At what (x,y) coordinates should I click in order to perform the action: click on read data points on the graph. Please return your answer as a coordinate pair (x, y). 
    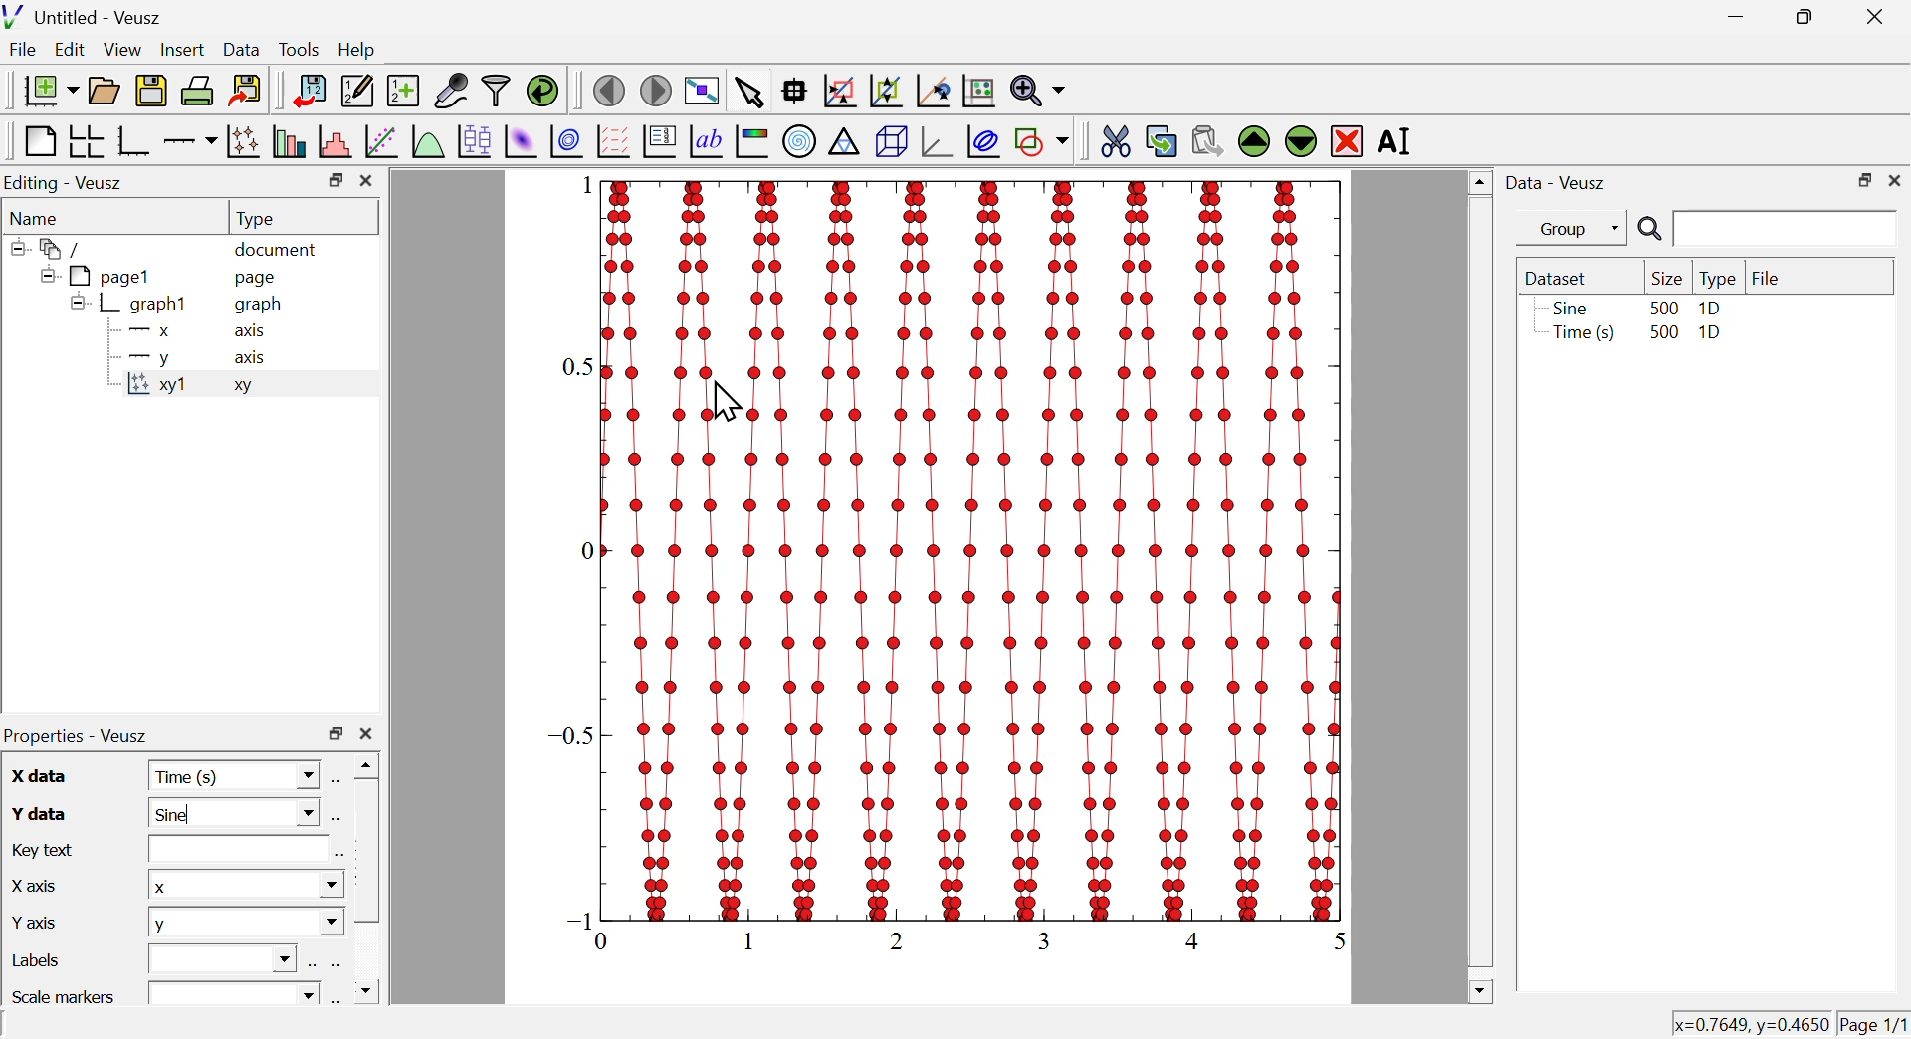
    Looking at the image, I should click on (796, 92).